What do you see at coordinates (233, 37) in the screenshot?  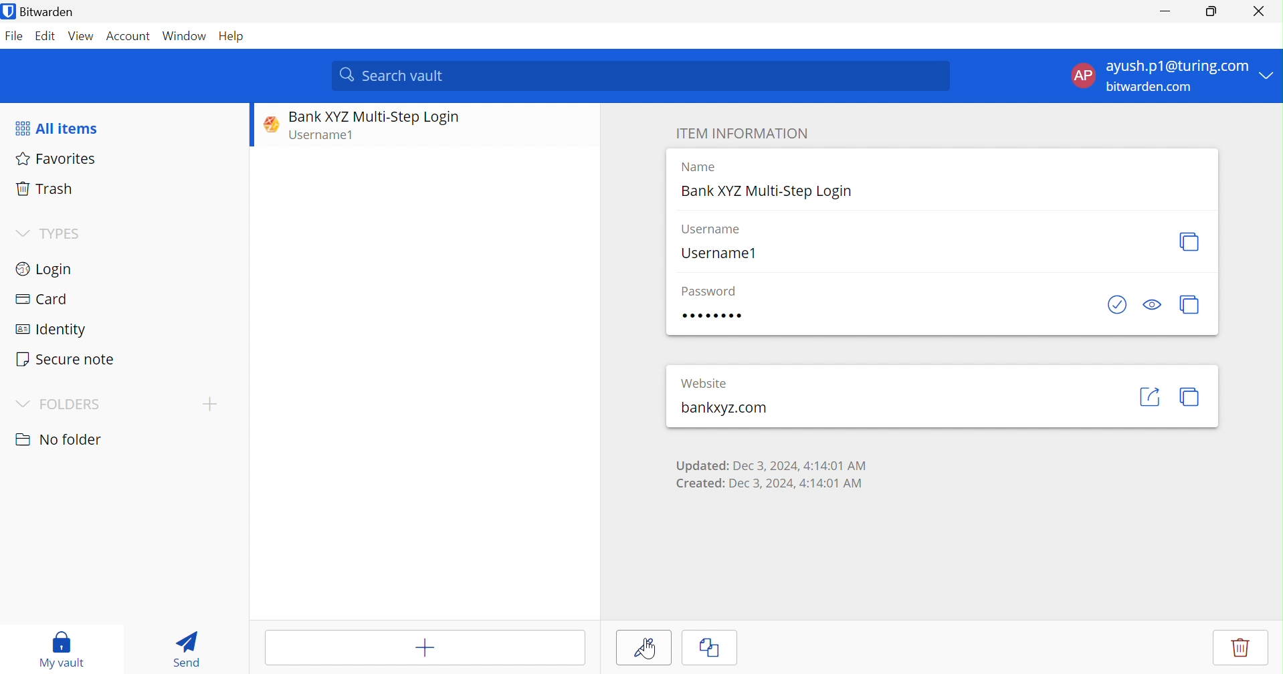 I see `Help` at bounding box center [233, 37].